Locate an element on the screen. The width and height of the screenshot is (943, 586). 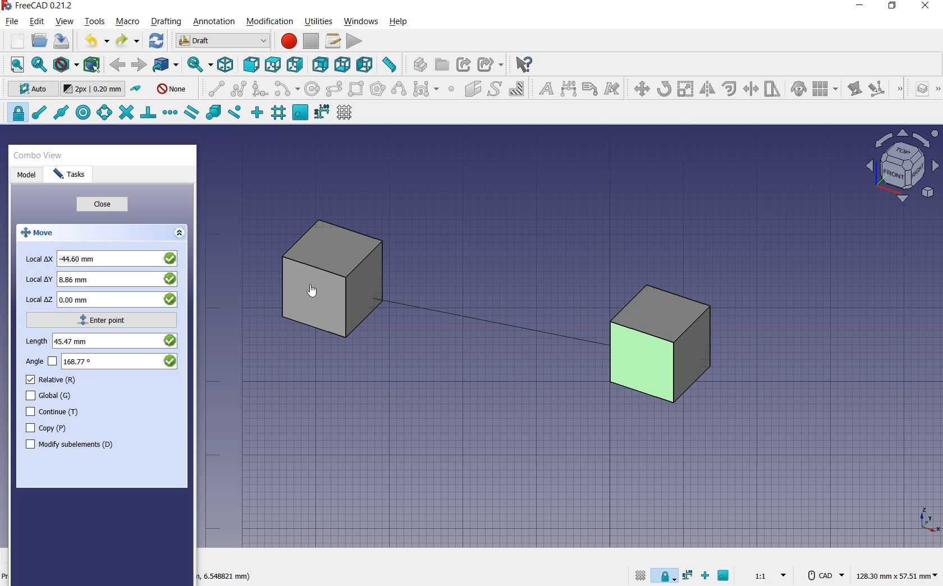
clone is located at coordinates (799, 89).